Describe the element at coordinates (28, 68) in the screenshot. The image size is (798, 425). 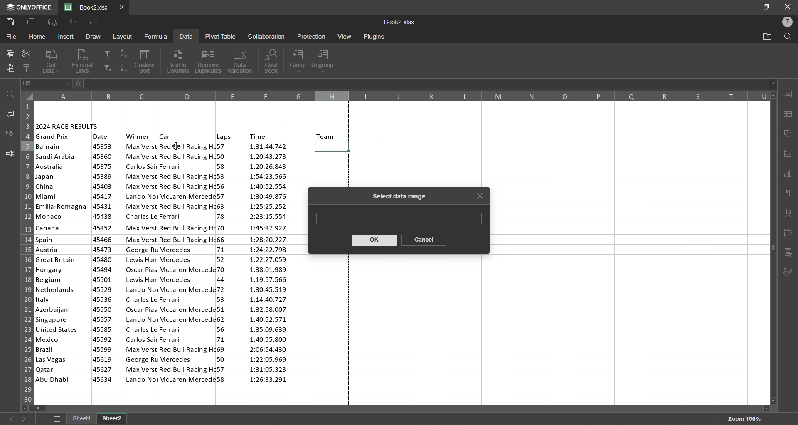
I see `copy style` at that location.